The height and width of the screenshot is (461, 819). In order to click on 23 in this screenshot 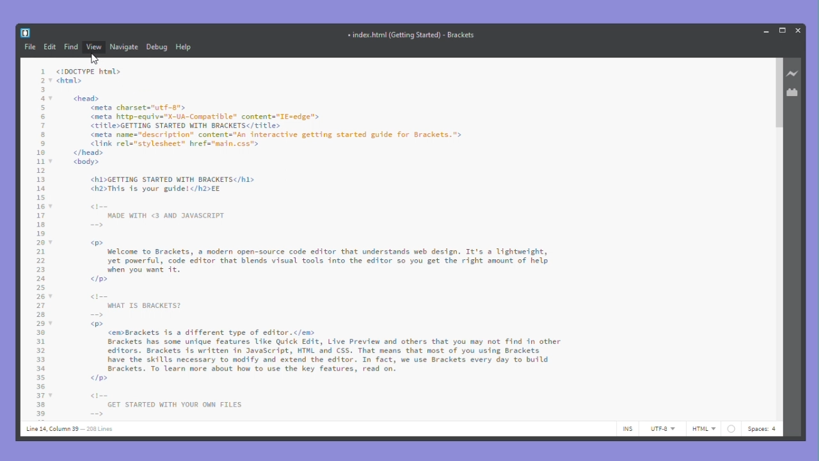, I will do `click(40, 270)`.